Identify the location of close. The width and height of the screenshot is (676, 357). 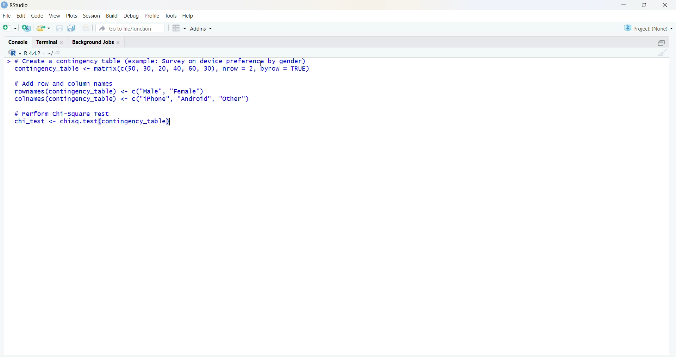
(62, 43).